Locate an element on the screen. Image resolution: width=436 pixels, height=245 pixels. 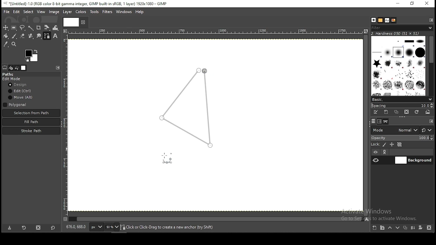
rectangle selection tool is located at coordinates (13, 27).